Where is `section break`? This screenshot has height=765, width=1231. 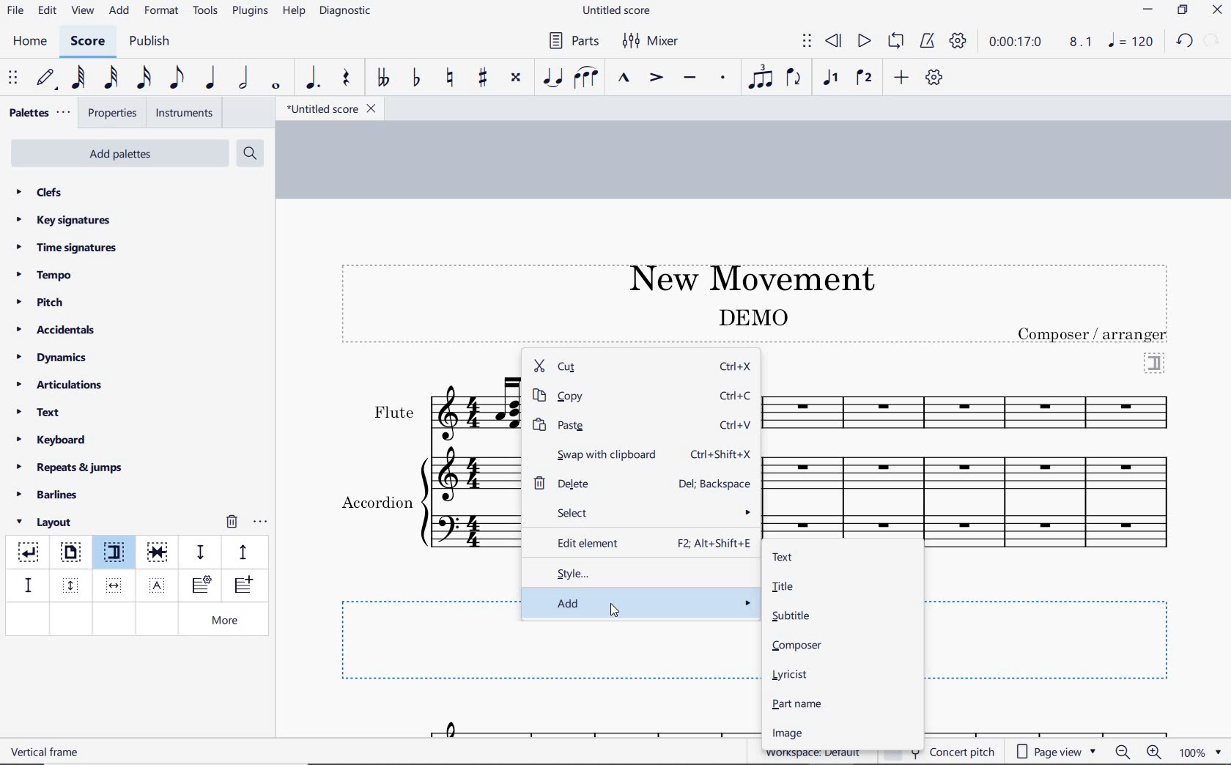 section break is located at coordinates (1155, 361).